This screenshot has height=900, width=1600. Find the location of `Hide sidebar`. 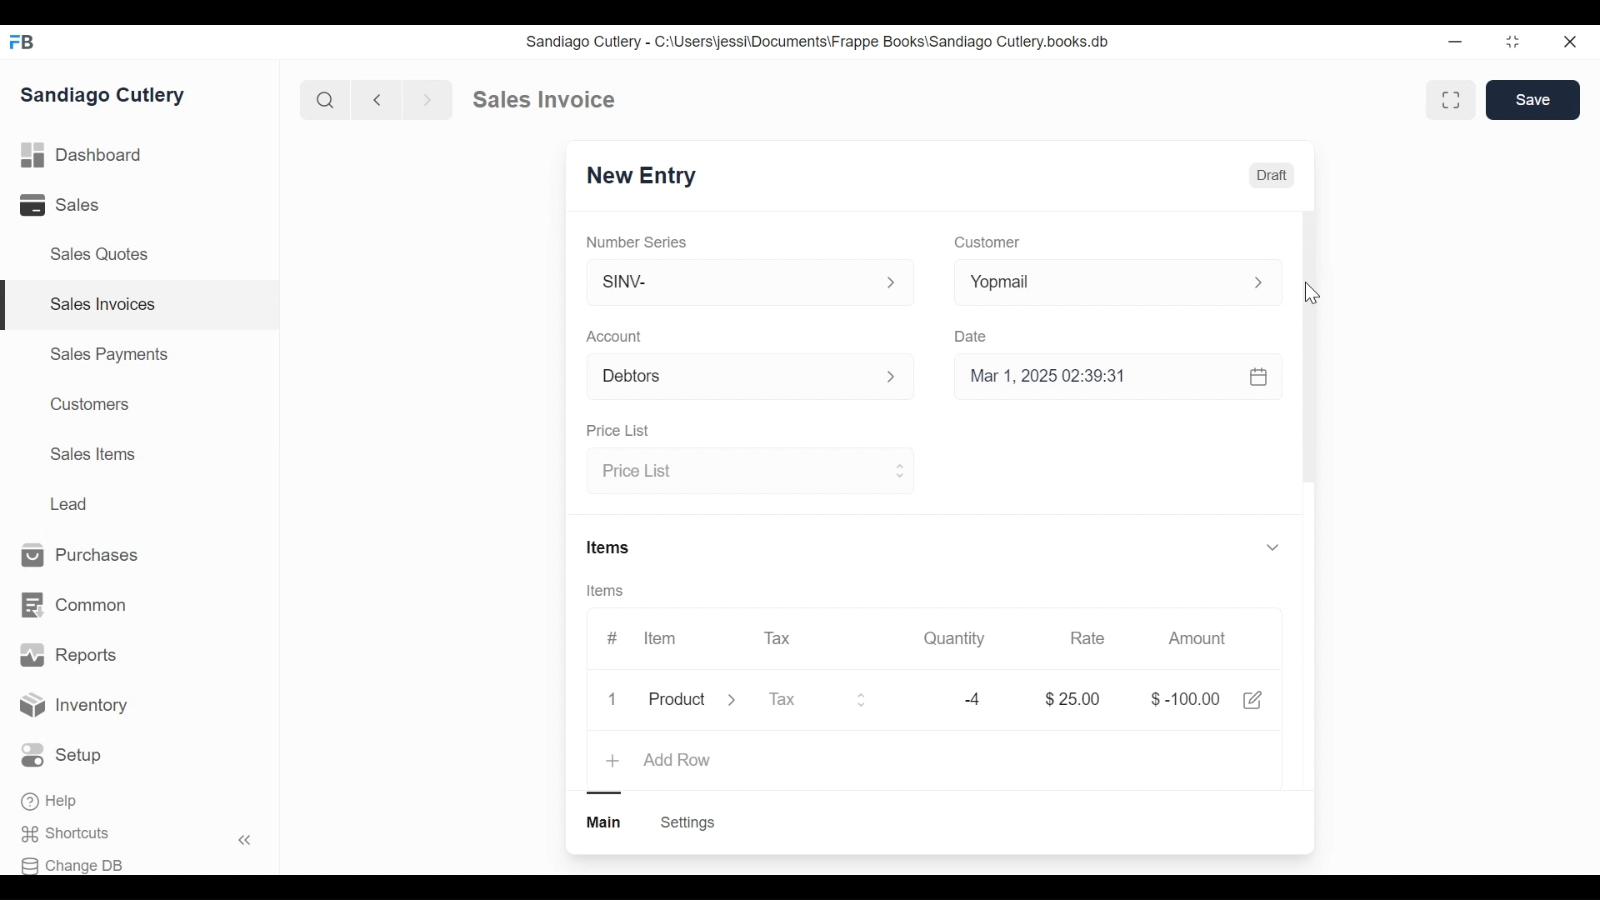

Hide sidebar is located at coordinates (246, 840).